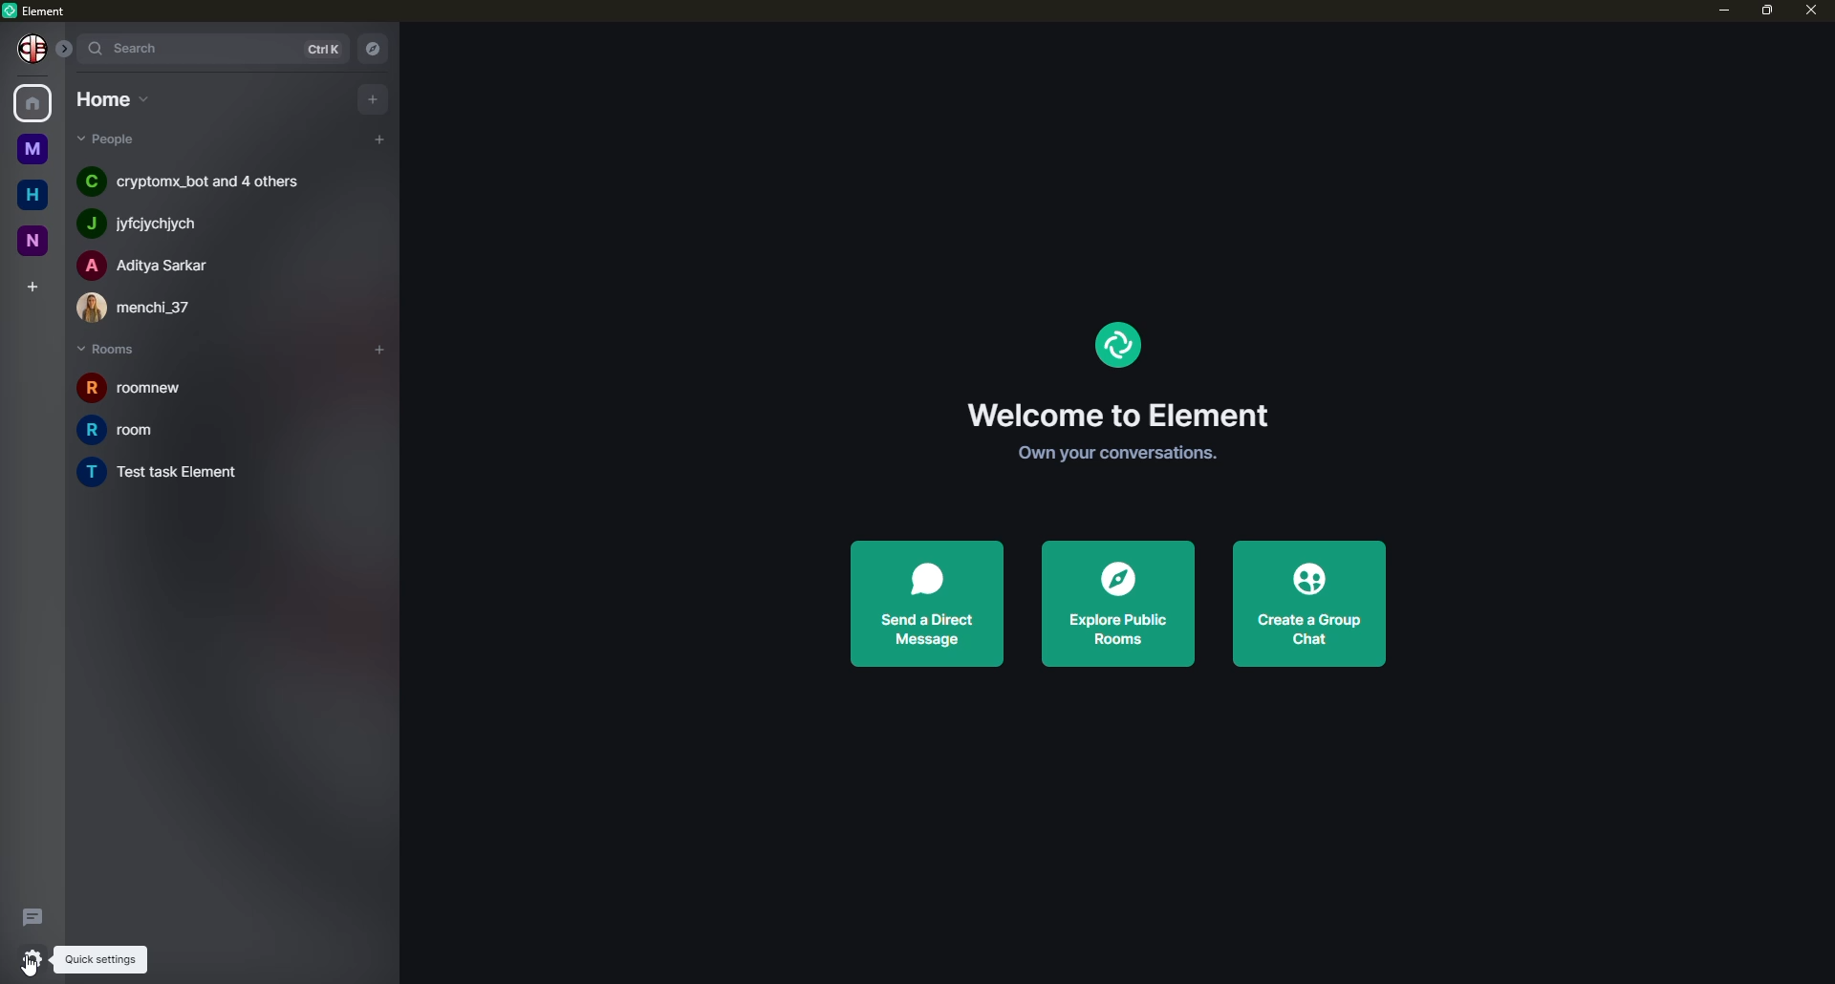  Describe the element at coordinates (189, 181) in the screenshot. I see `people` at that location.